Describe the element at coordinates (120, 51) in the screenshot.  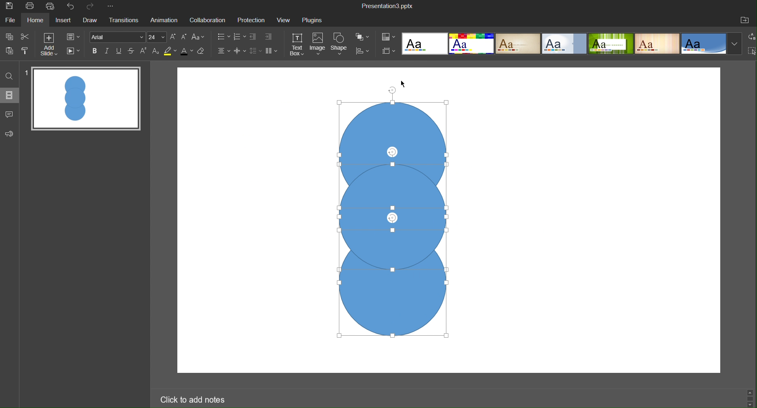
I see `Underline` at that location.